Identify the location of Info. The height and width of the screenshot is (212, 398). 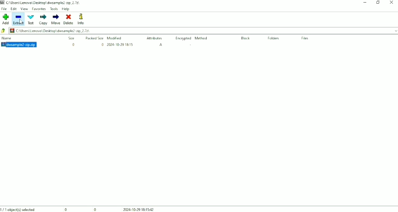
(84, 19).